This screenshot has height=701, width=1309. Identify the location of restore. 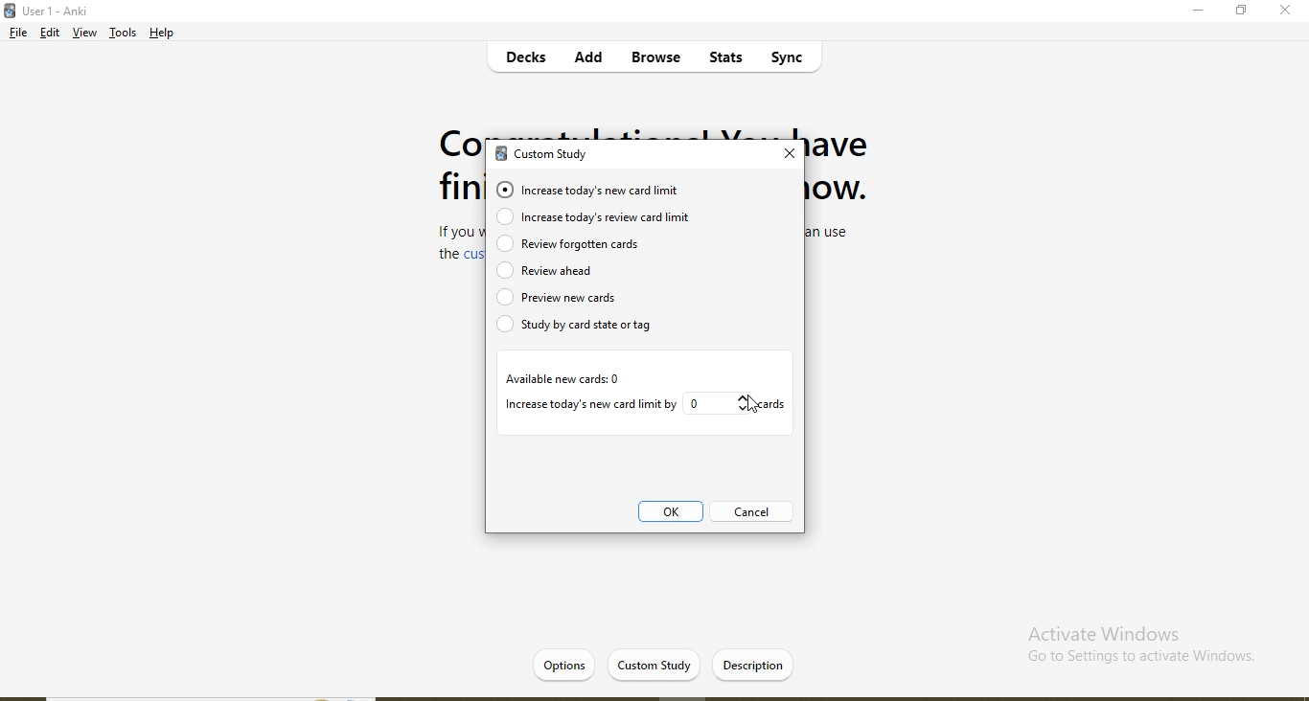
(1241, 12).